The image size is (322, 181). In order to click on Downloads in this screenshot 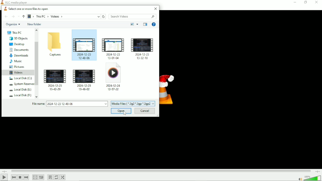, I will do `click(19, 56)`.